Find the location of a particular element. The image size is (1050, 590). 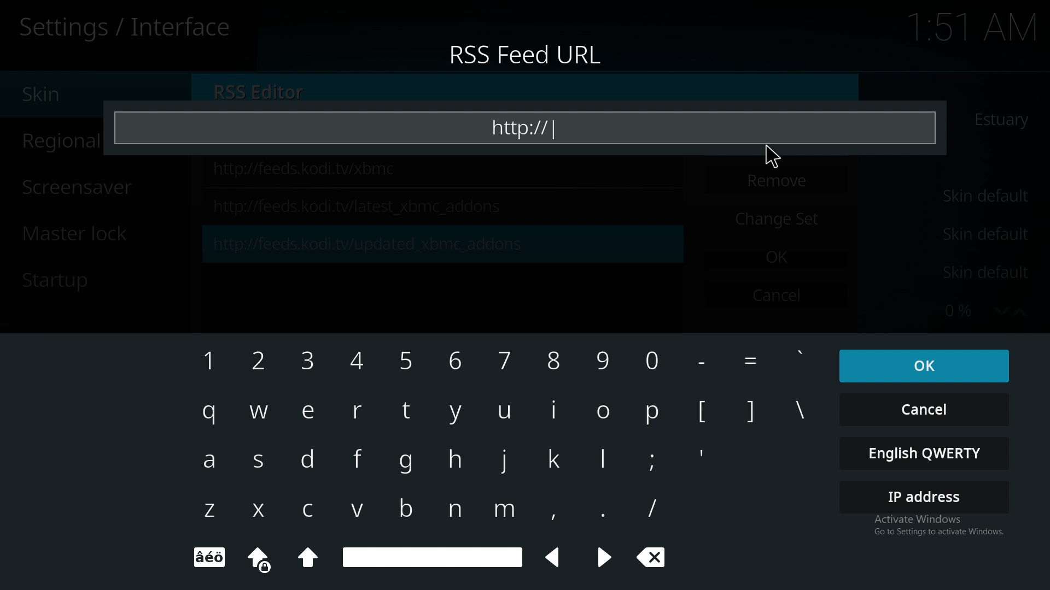

Cursor is located at coordinates (744, 158).